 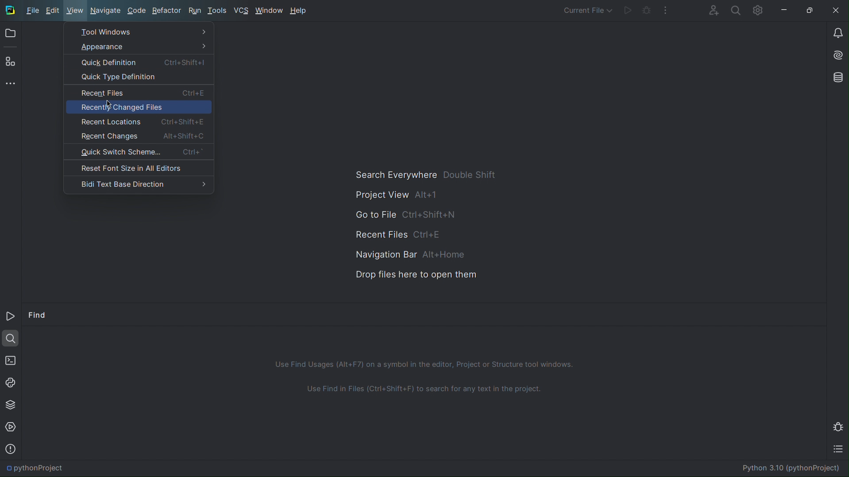 What do you see at coordinates (138, 108) in the screenshot?
I see `Recently Changed Files` at bounding box center [138, 108].